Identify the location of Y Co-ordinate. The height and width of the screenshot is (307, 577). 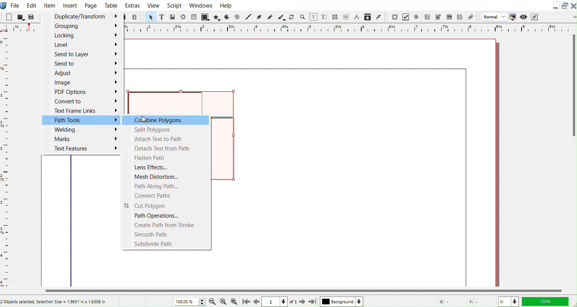
(481, 302).